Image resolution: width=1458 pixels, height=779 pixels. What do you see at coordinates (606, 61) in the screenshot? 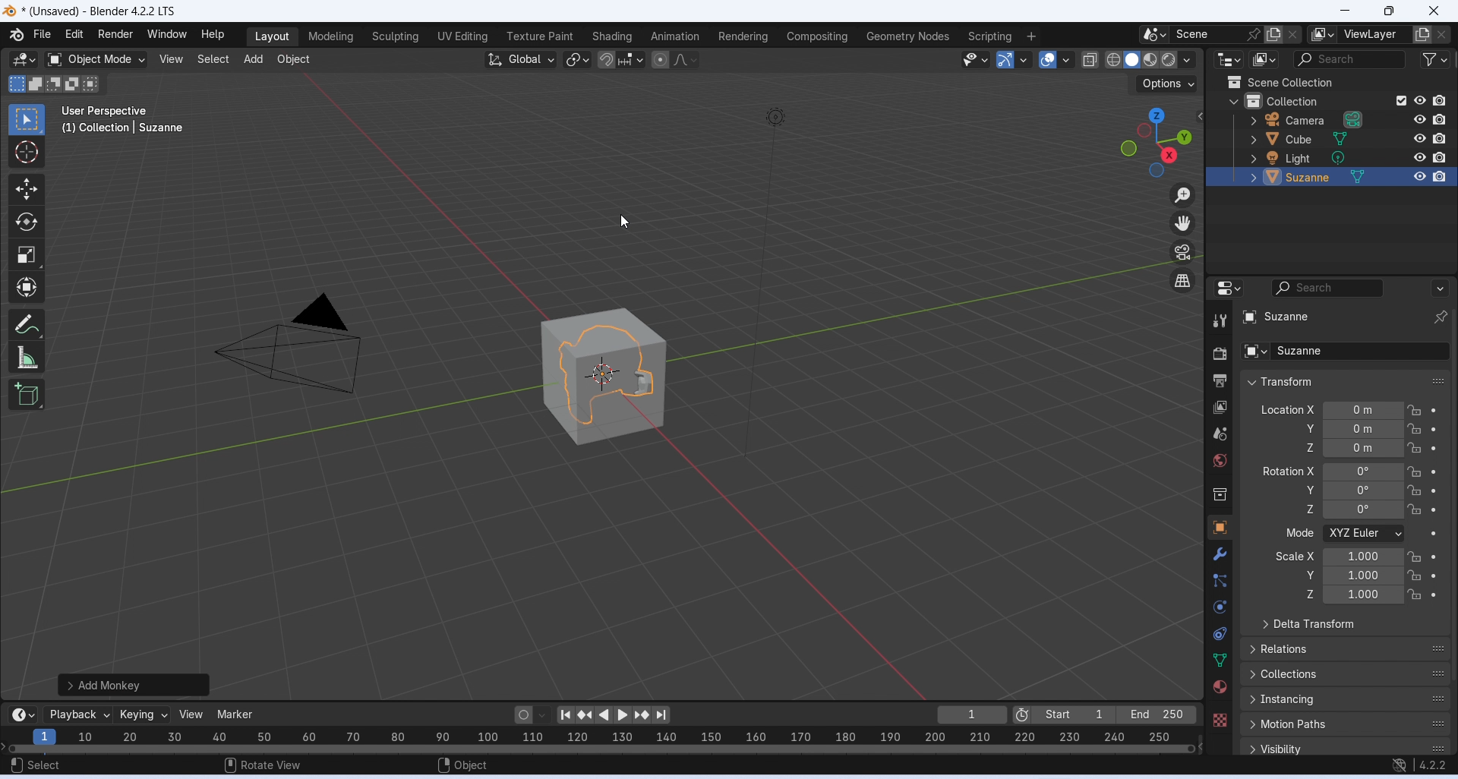
I see `snap` at bounding box center [606, 61].